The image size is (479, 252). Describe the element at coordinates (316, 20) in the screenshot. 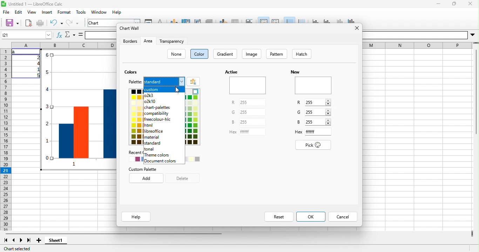

I see `x axis` at that location.